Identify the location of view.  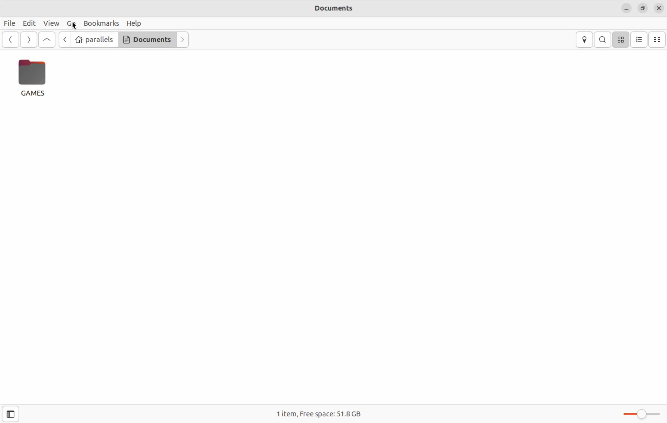
(51, 23).